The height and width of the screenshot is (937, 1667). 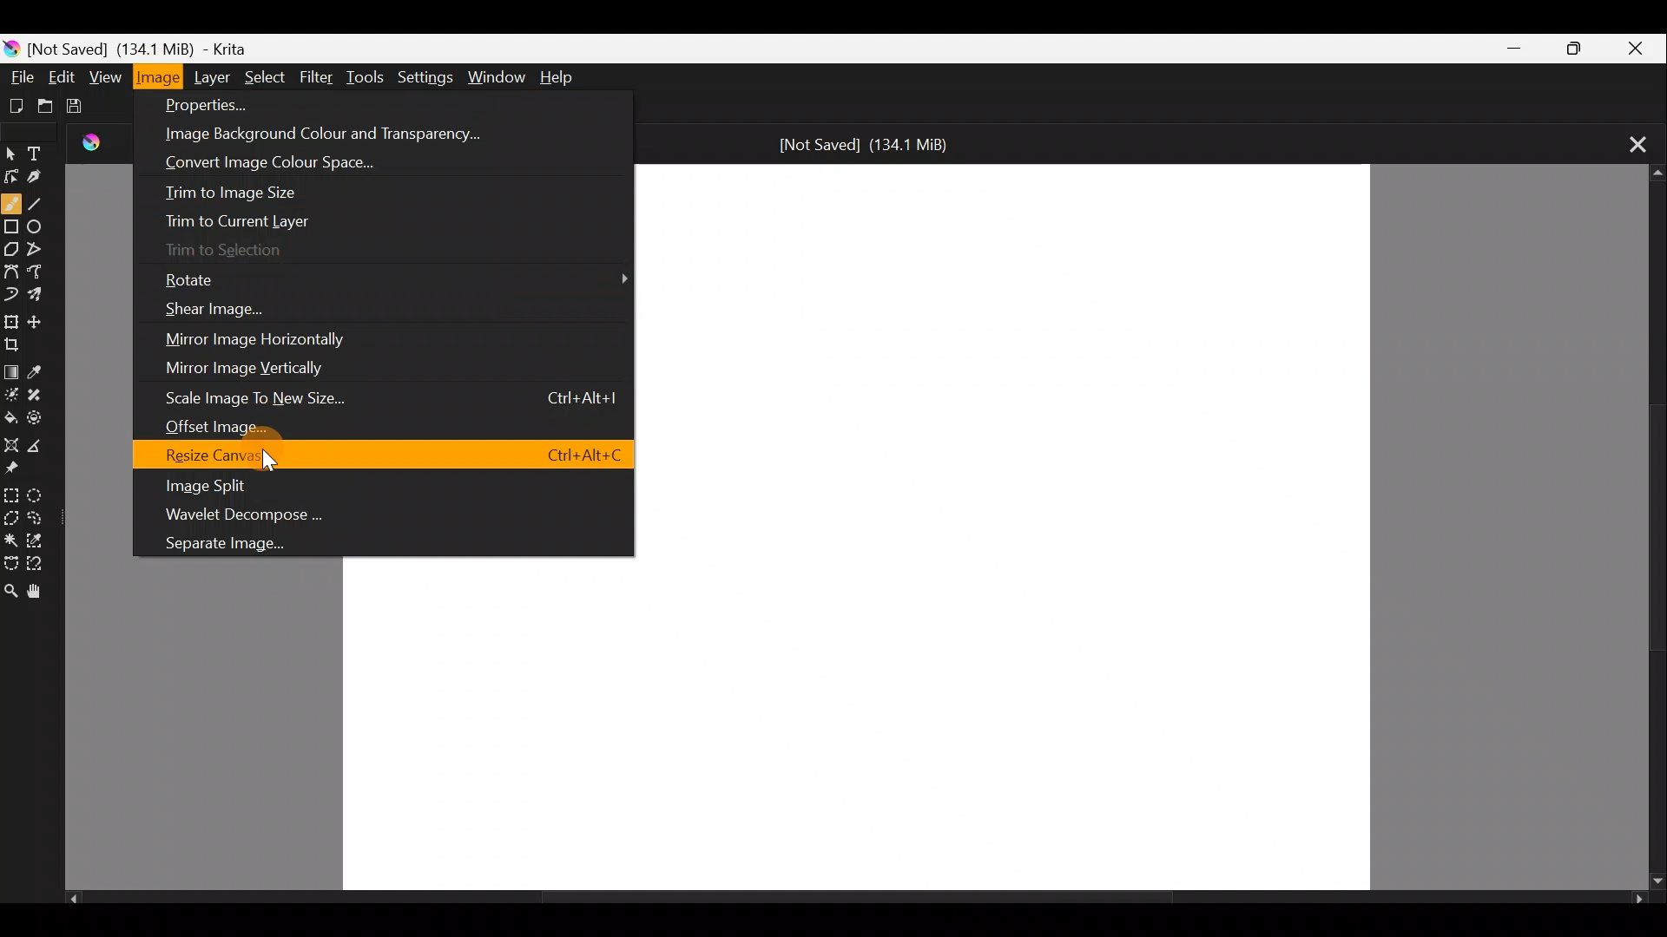 I want to click on Crop the image to an area, so click(x=20, y=344).